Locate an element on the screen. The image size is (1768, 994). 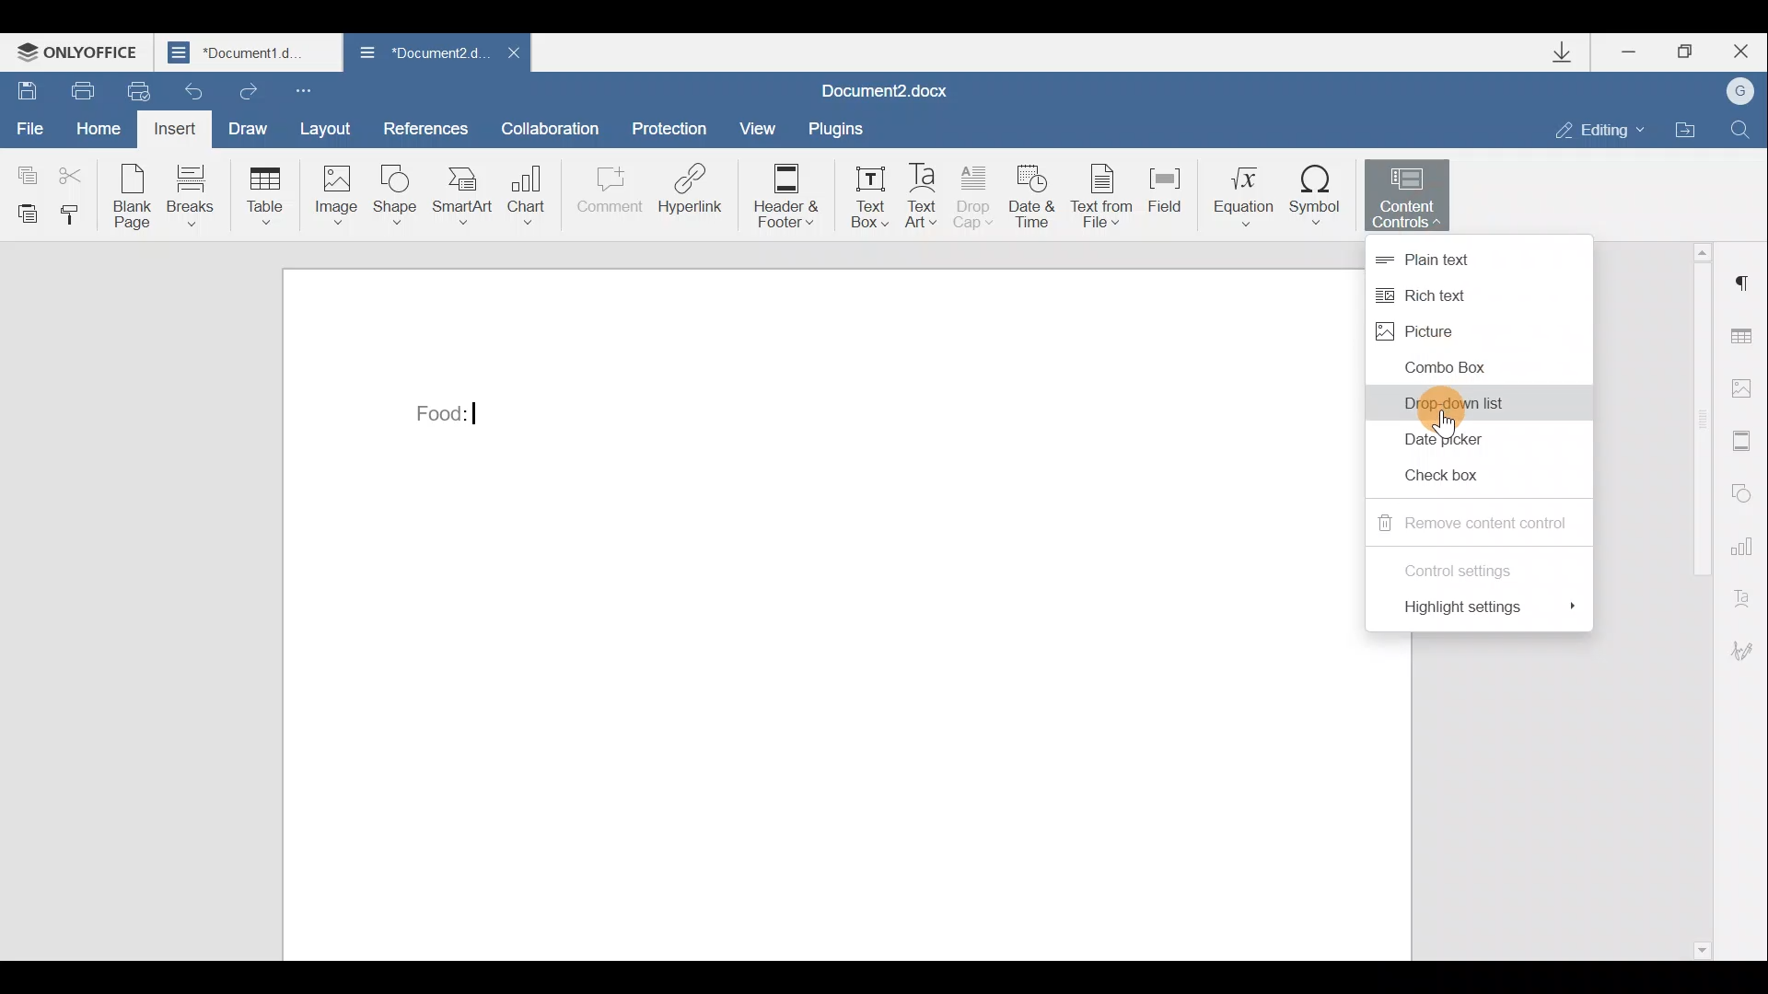
Document1 d.. is located at coordinates (250, 52).